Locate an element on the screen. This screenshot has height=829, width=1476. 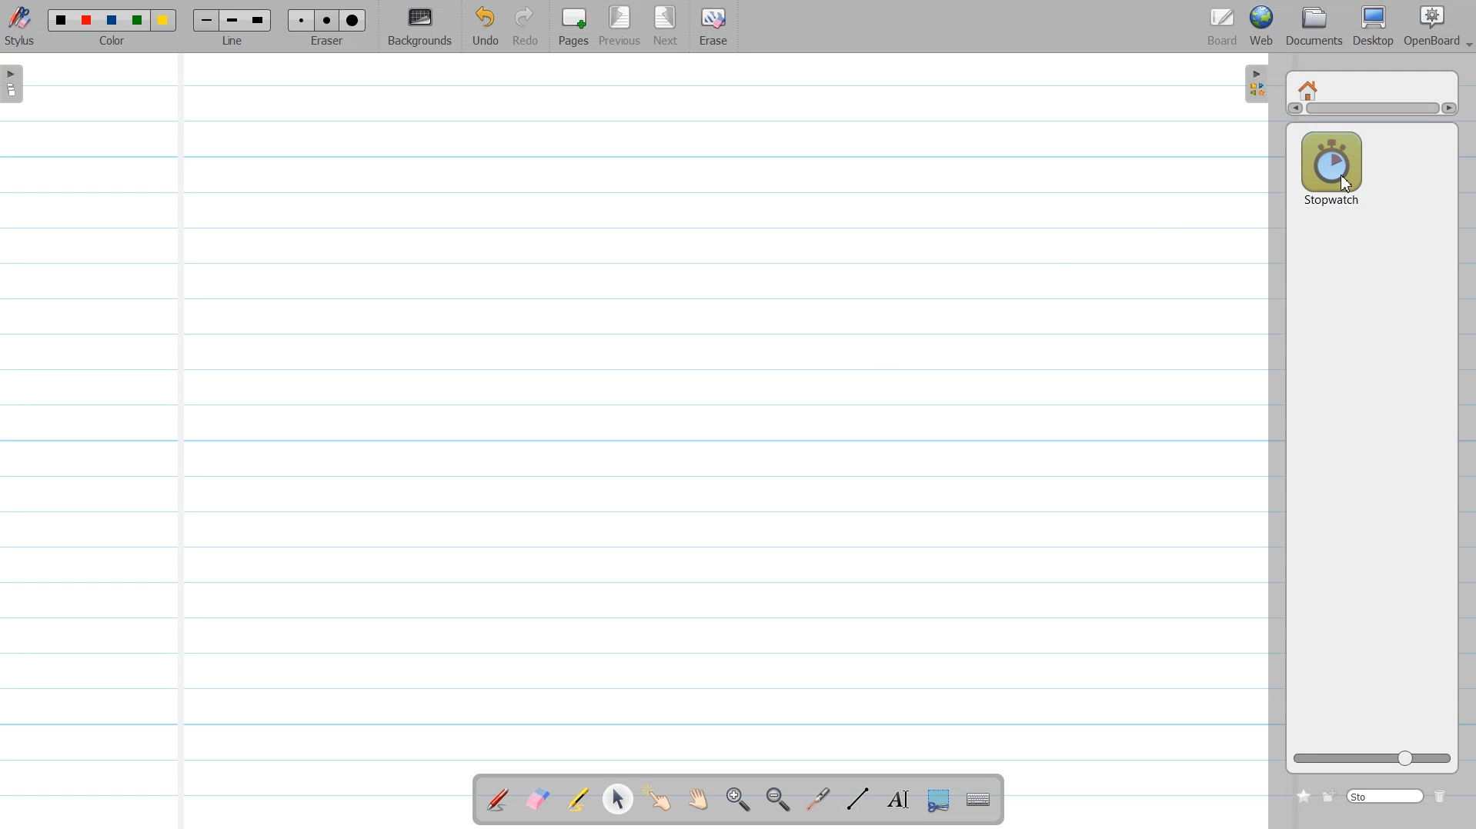
Search bar is located at coordinates (1385, 795).